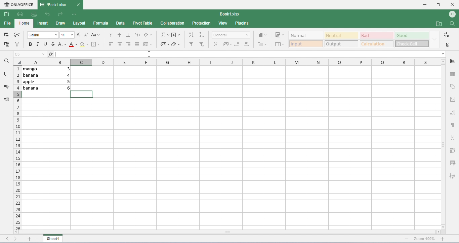  I want to click on copy style, so click(18, 43).